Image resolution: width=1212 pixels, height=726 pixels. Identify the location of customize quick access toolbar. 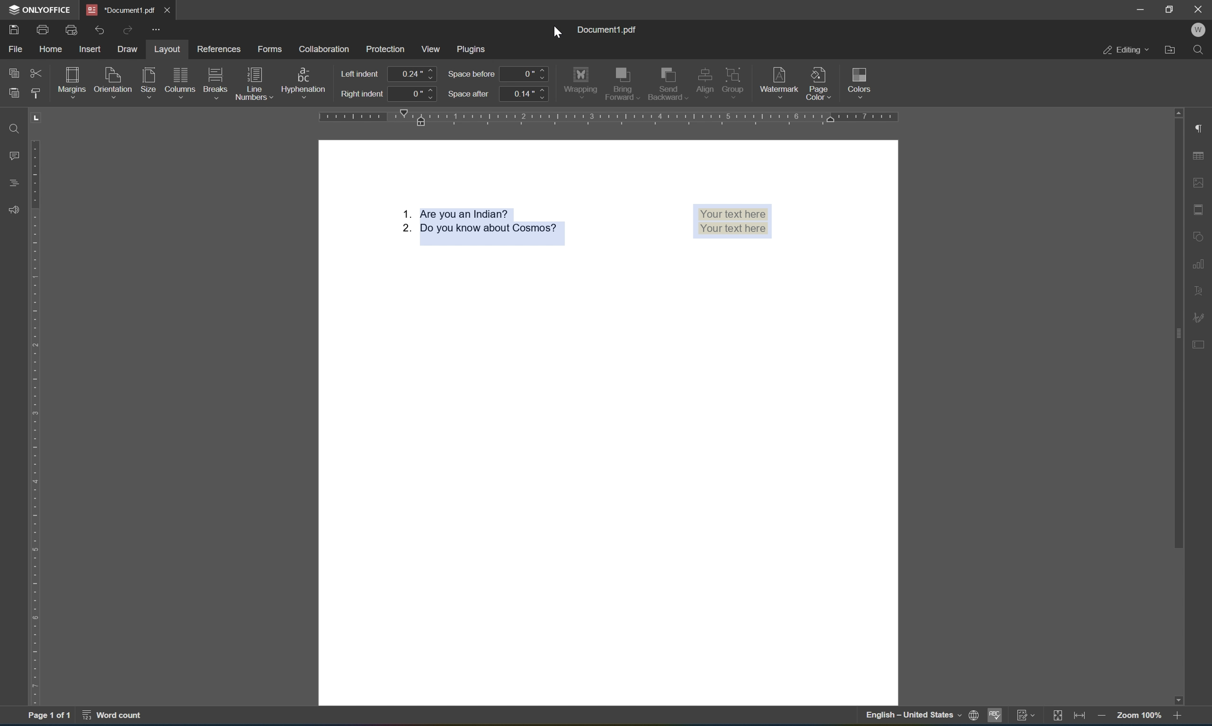
(160, 31).